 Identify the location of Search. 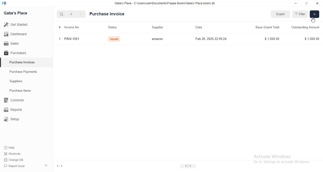
(61, 14).